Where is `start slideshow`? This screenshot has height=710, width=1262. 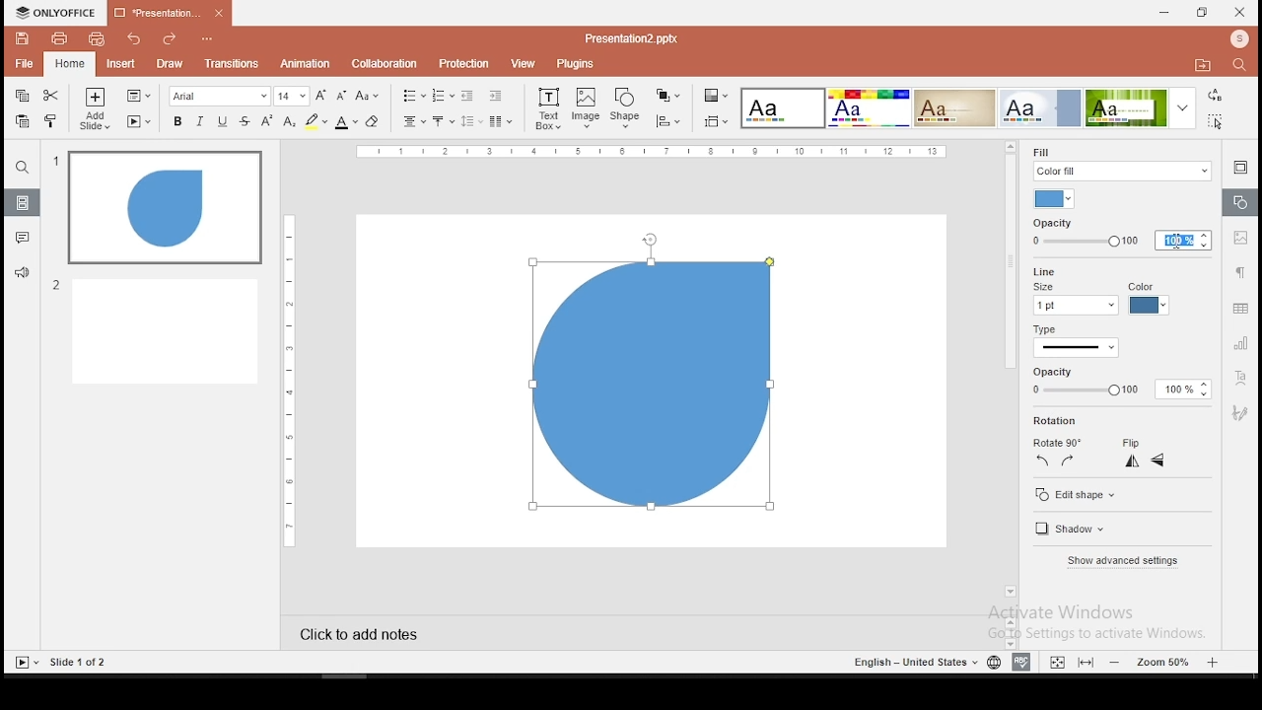 start slideshow is located at coordinates (27, 663).